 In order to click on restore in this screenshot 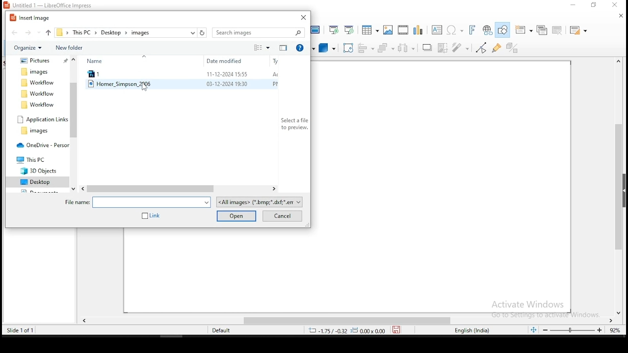, I will do `click(595, 5)`.